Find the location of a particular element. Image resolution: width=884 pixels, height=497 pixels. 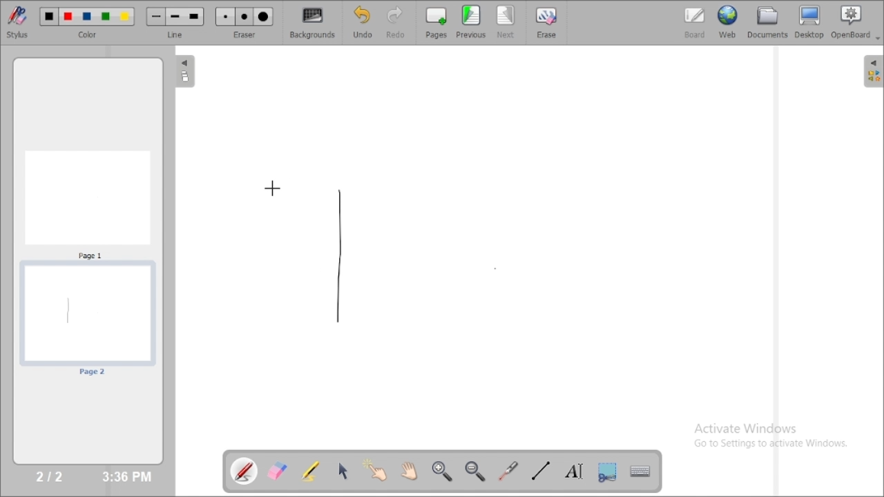

2/2 is located at coordinates (50, 476).